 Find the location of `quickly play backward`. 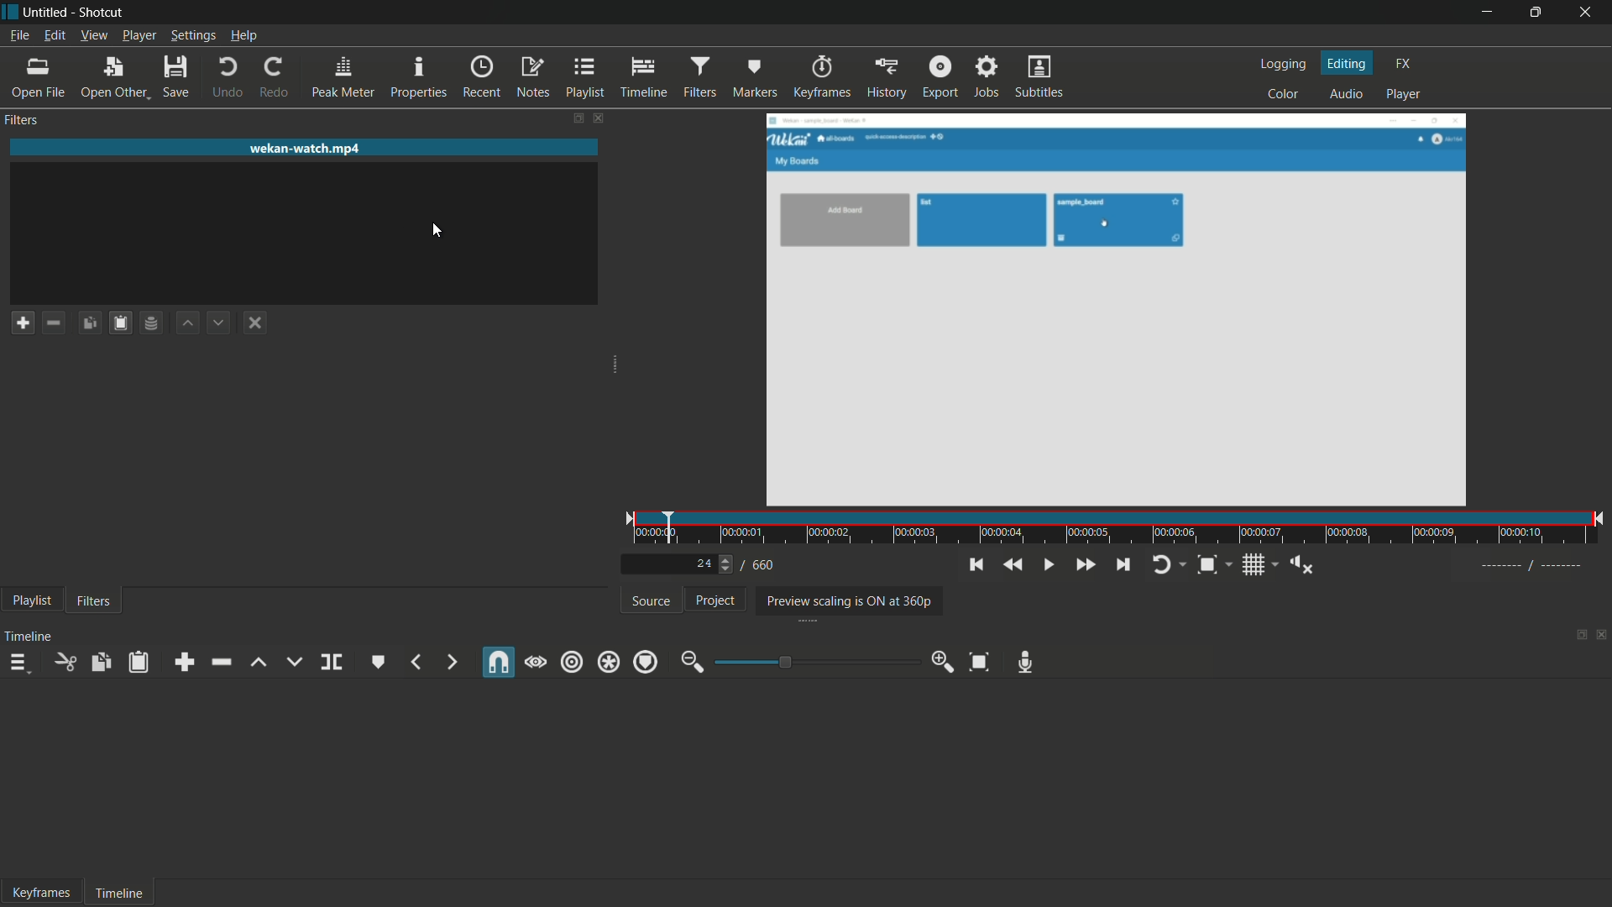

quickly play backward is located at coordinates (1014, 565).